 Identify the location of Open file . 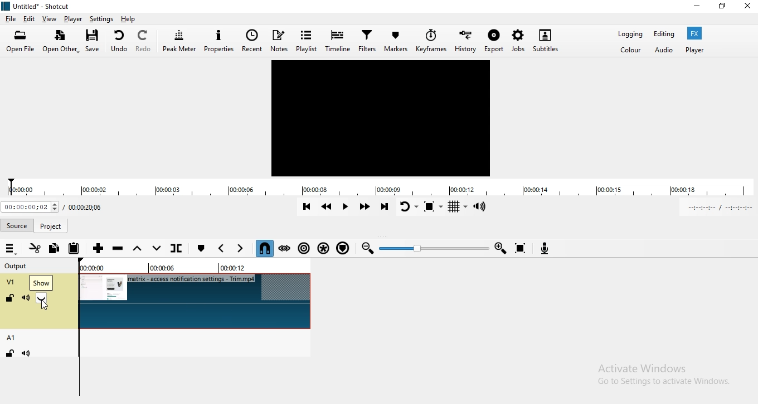
(21, 41).